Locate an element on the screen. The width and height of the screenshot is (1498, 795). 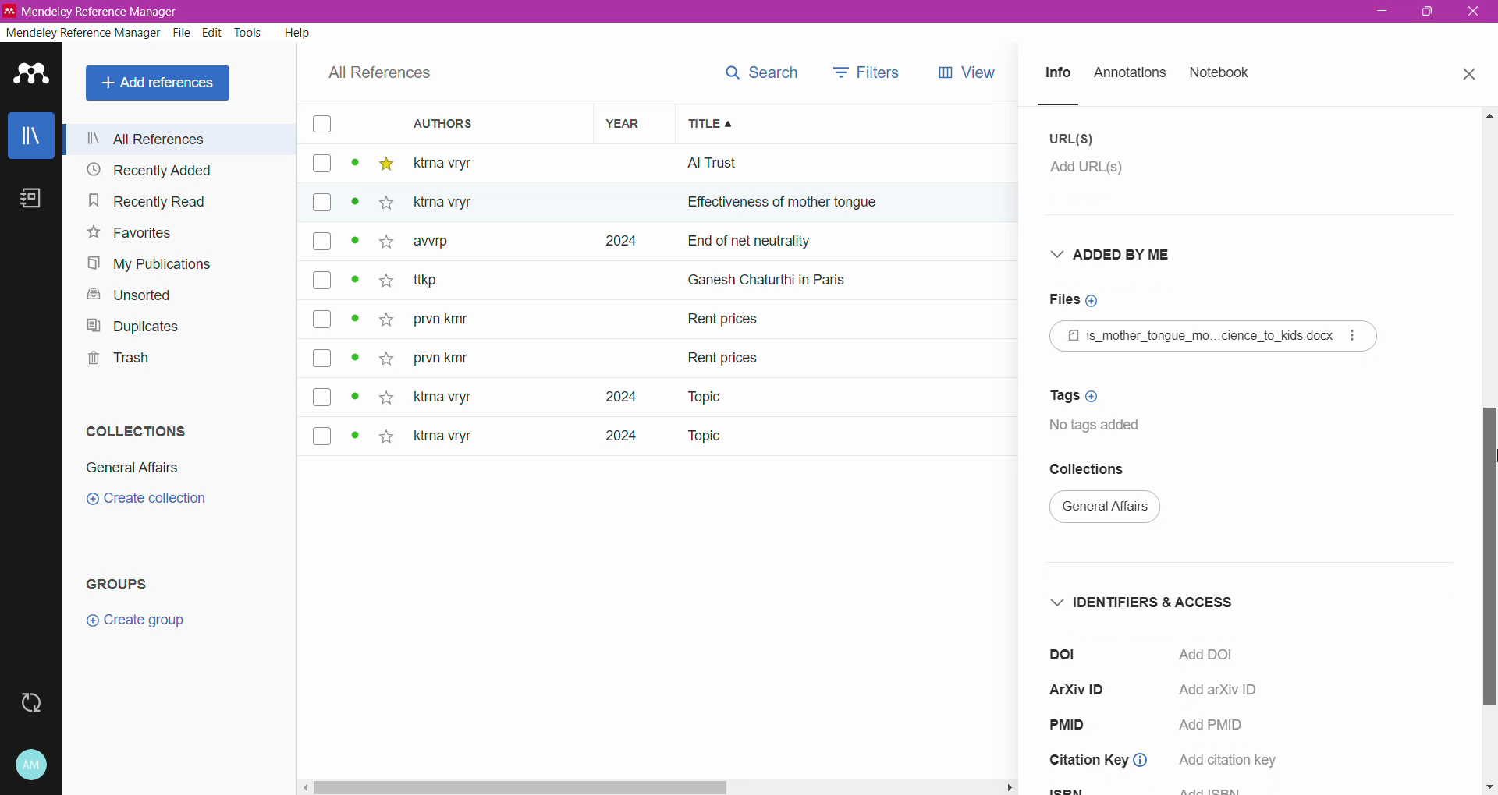
All References is located at coordinates (380, 73).